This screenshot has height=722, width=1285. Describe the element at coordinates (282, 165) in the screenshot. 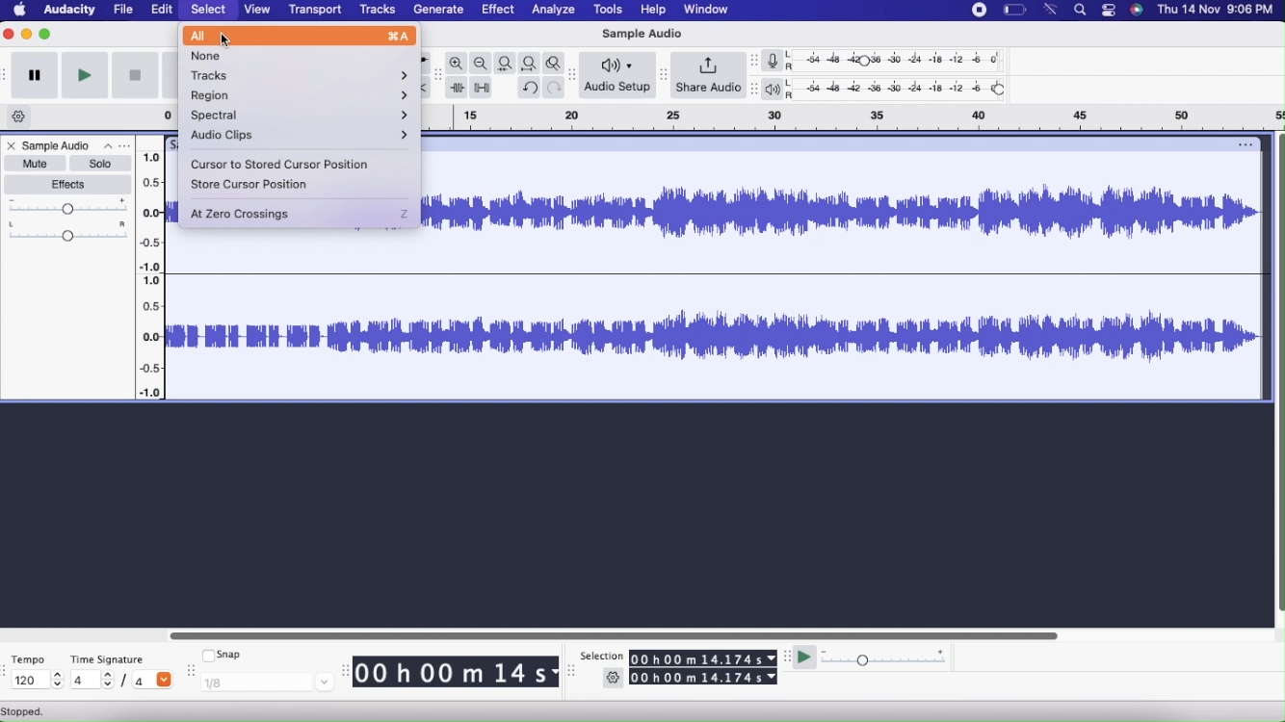

I see `Cursor to stored cursor position` at that location.